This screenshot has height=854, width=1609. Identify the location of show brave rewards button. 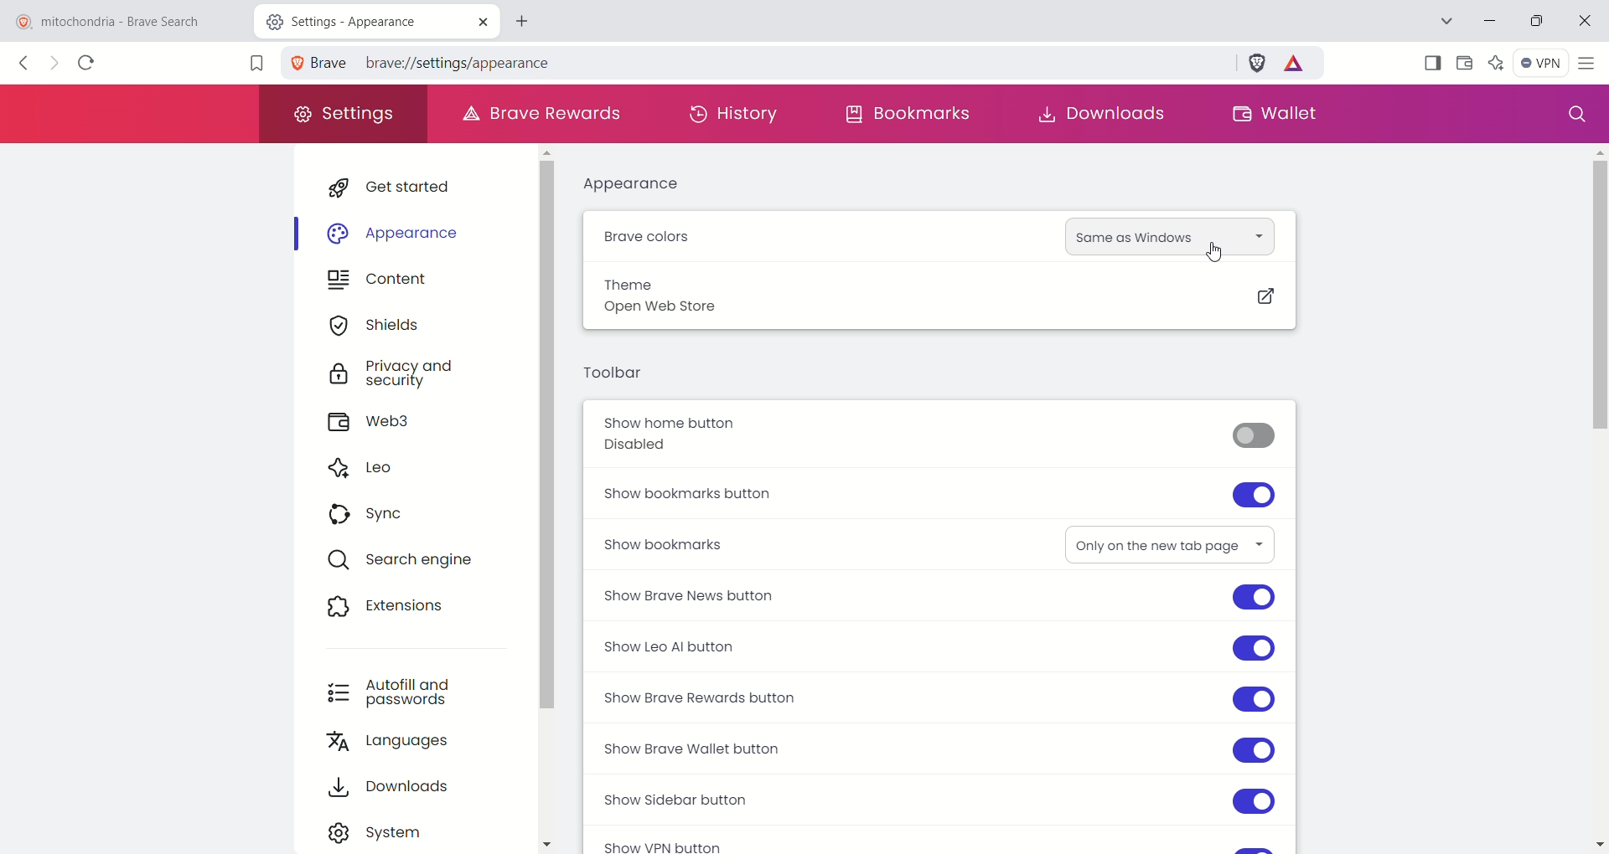
(936, 697).